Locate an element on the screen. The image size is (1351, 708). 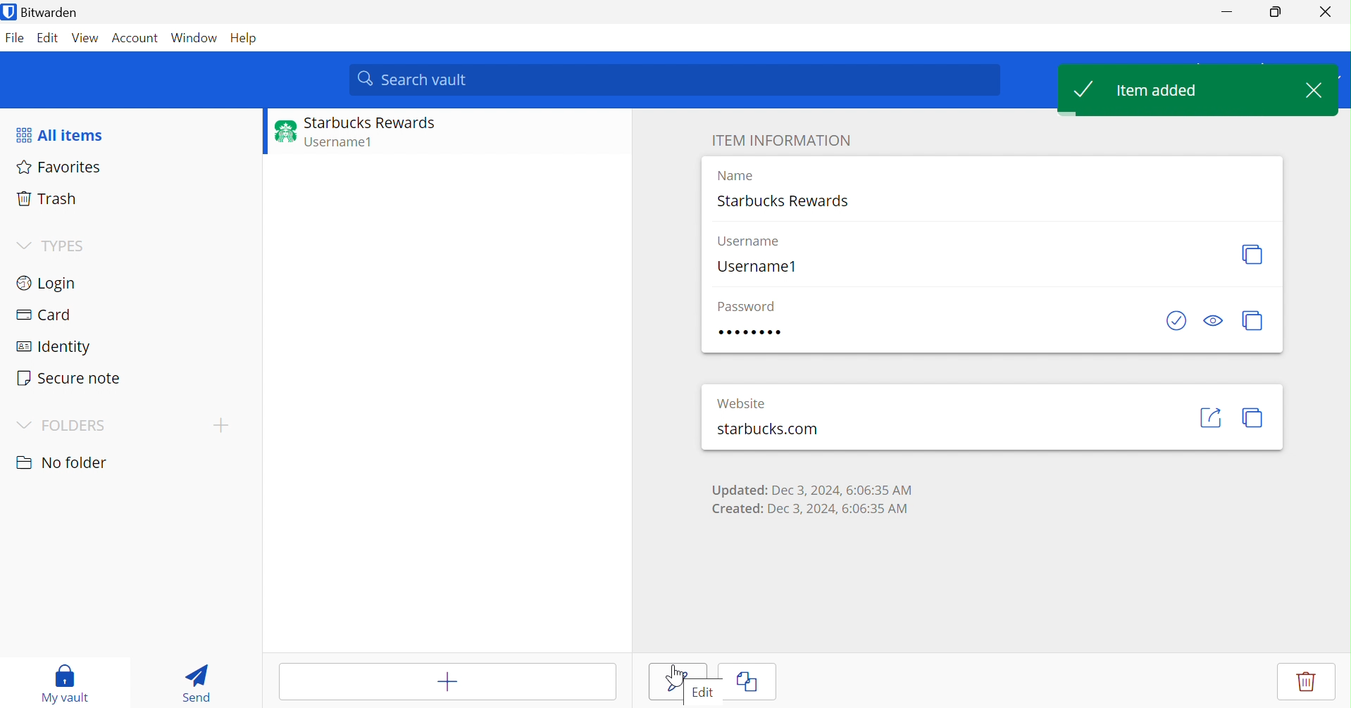
Drop Down is located at coordinates (25, 246).